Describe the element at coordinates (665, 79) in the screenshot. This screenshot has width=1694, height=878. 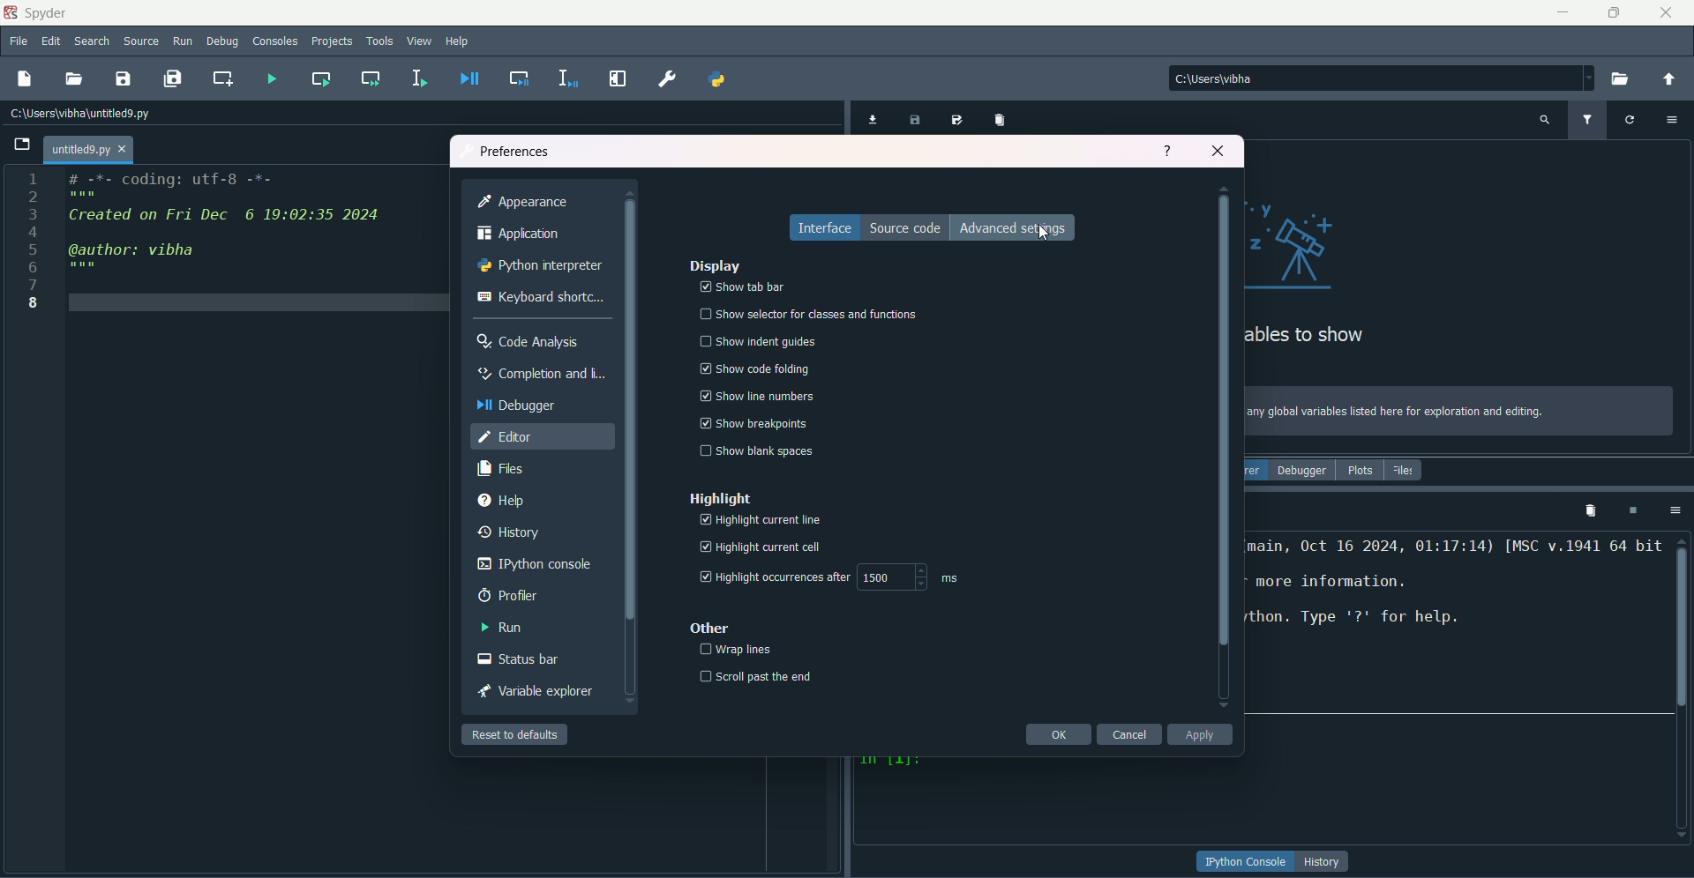
I see `preferences` at that location.